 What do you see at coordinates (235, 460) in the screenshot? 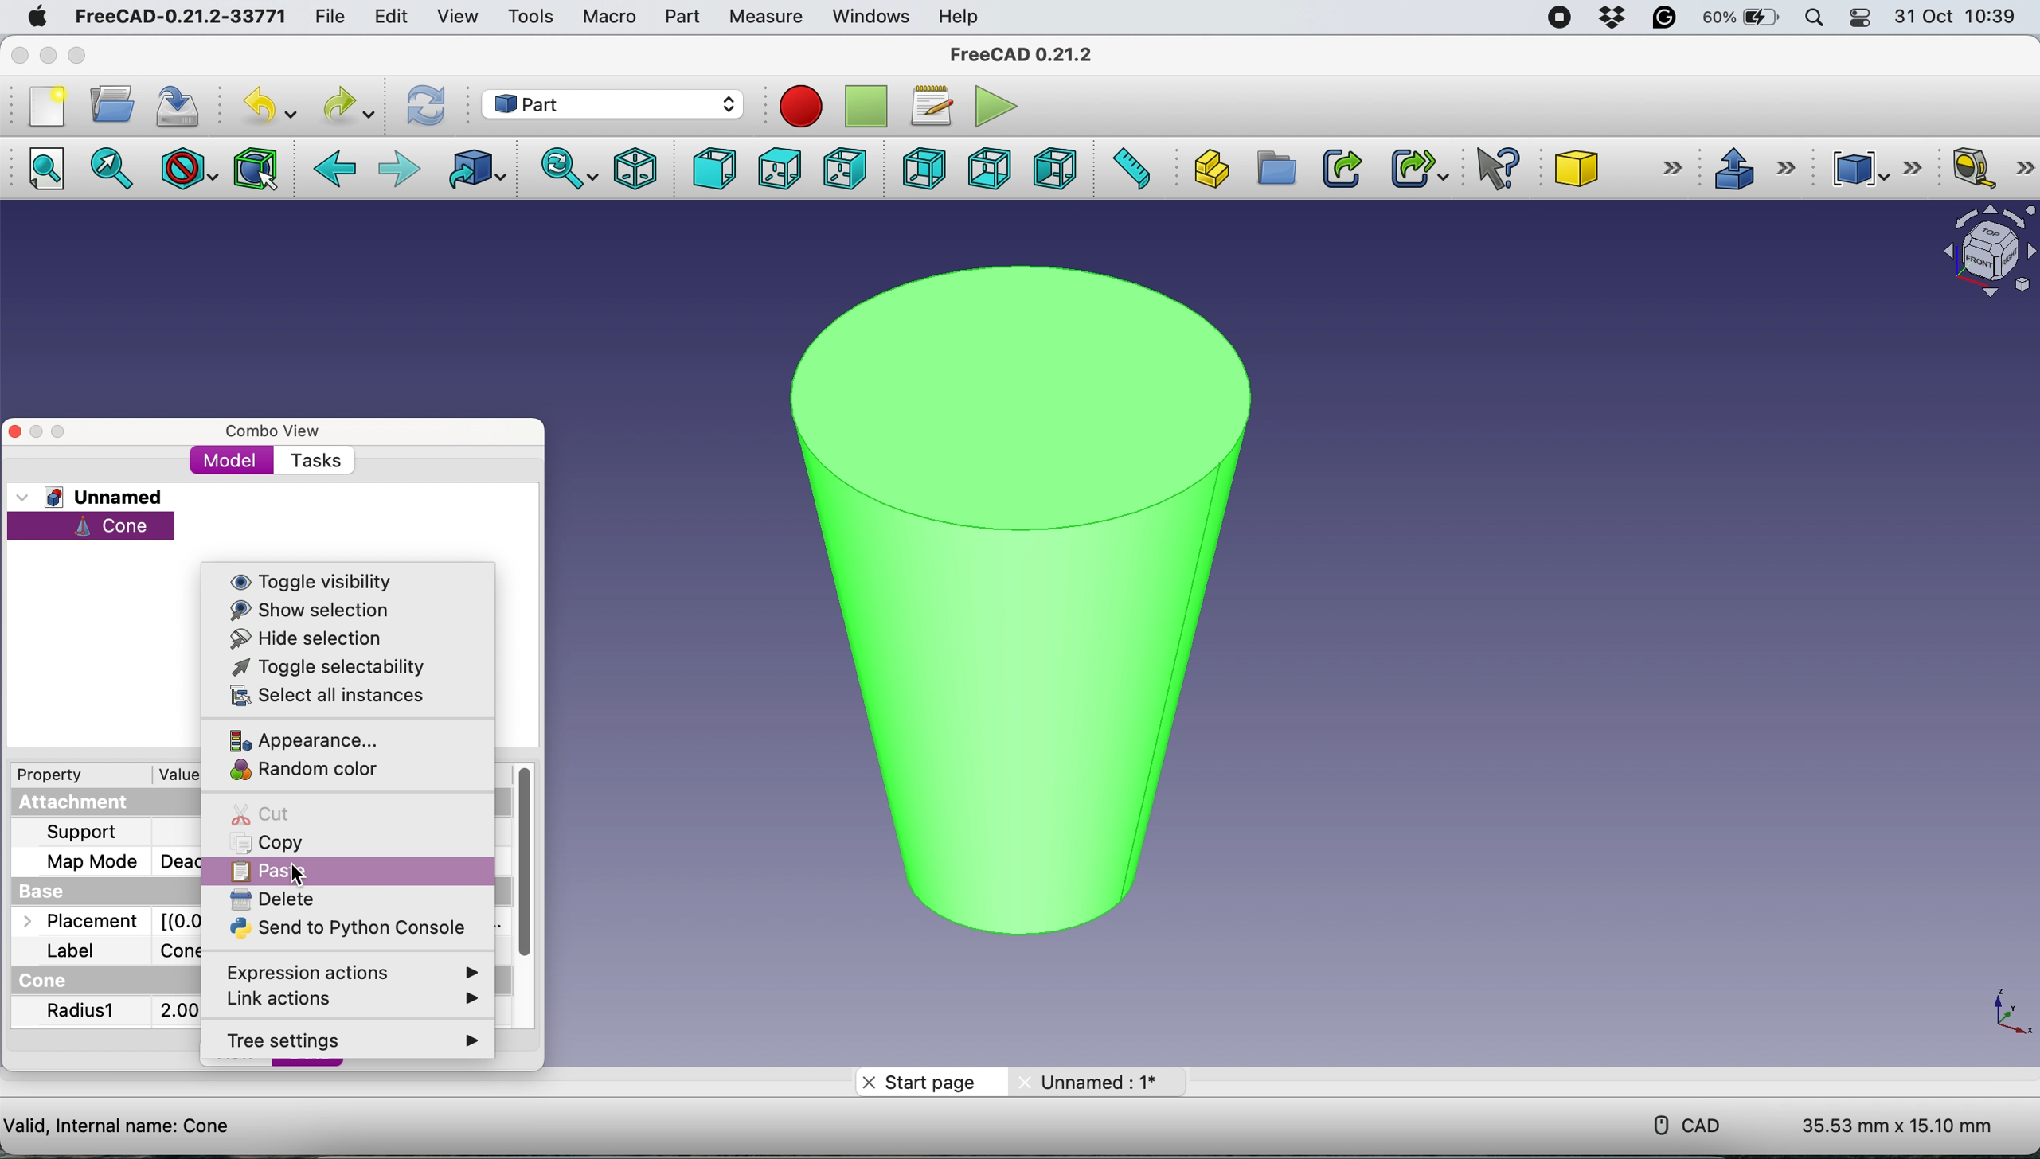
I see `model` at bounding box center [235, 460].